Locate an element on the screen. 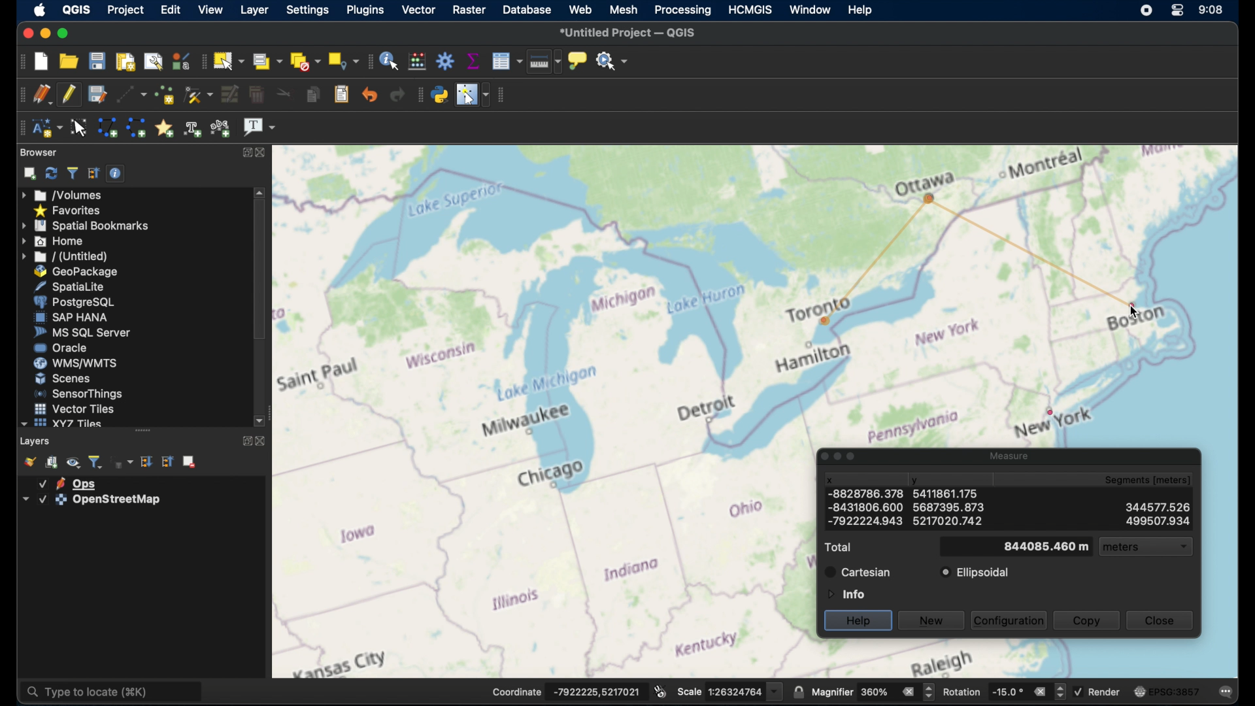  toolbox is located at coordinates (446, 60).